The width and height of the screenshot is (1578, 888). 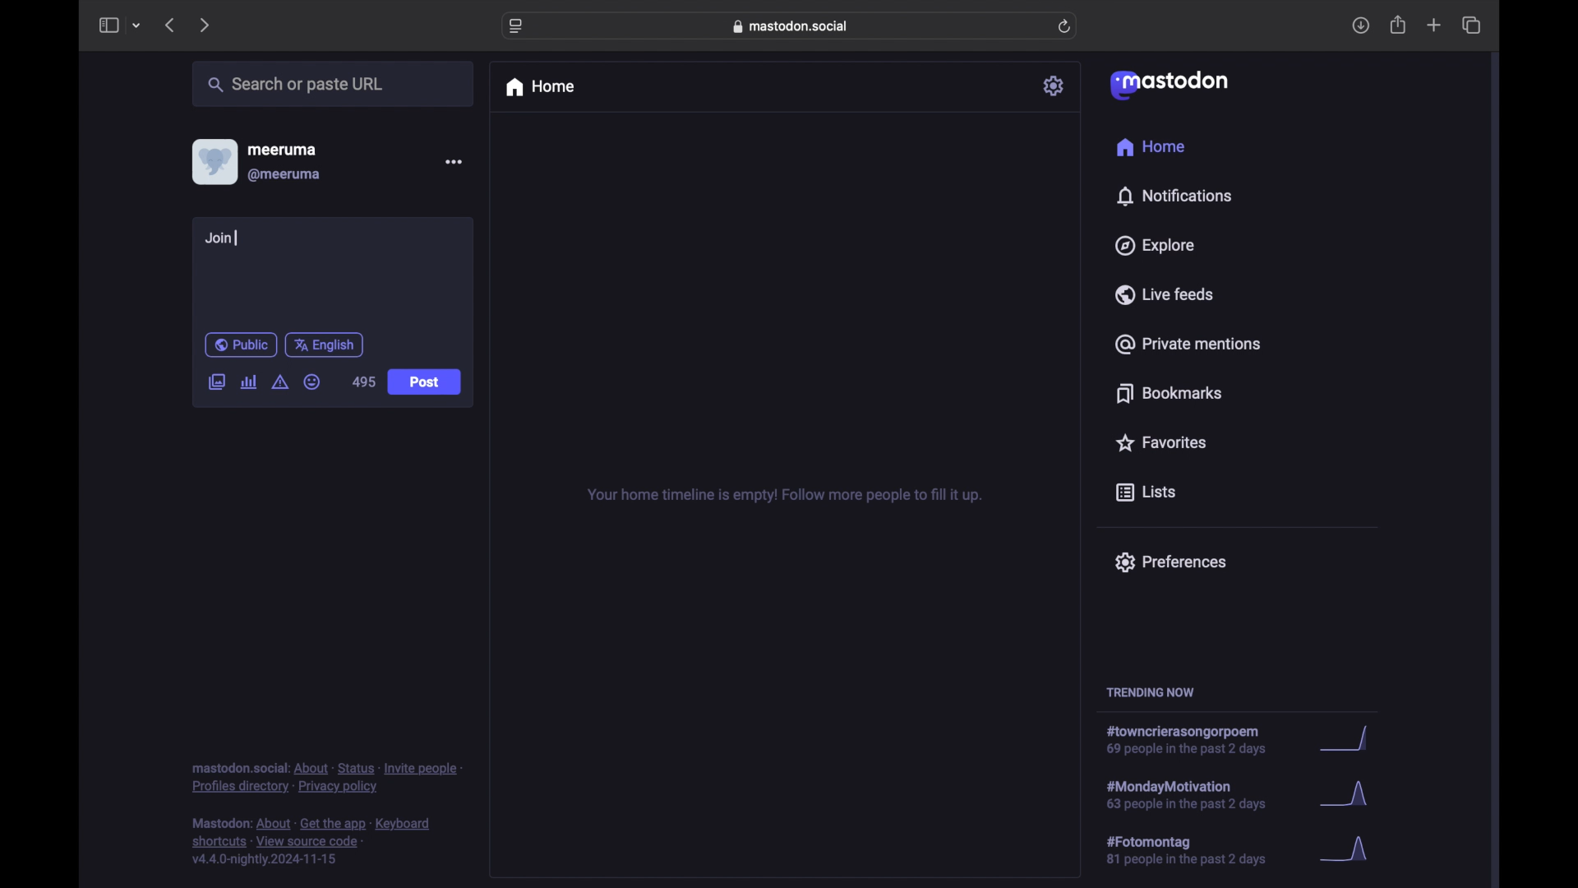 I want to click on web address, so click(x=794, y=25).